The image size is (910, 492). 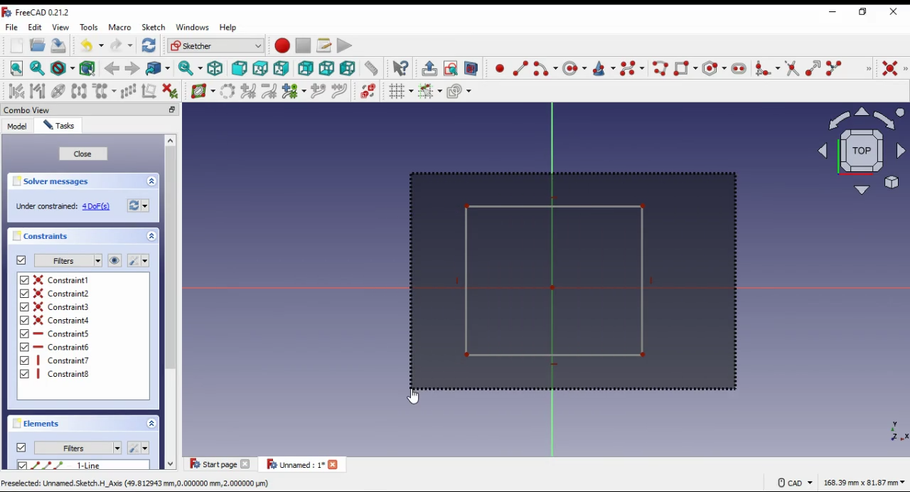 What do you see at coordinates (339, 91) in the screenshot?
I see `join curves` at bounding box center [339, 91].